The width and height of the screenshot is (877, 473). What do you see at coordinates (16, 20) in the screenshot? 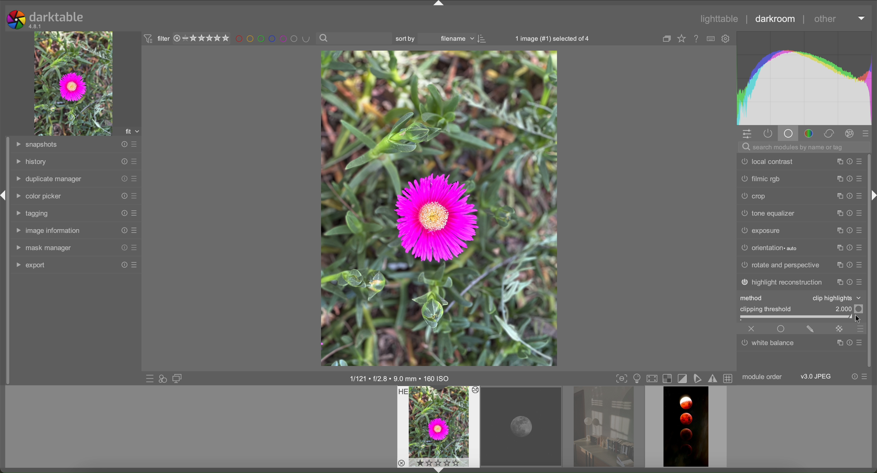
I see `logo` at bounding box center [16, 20].